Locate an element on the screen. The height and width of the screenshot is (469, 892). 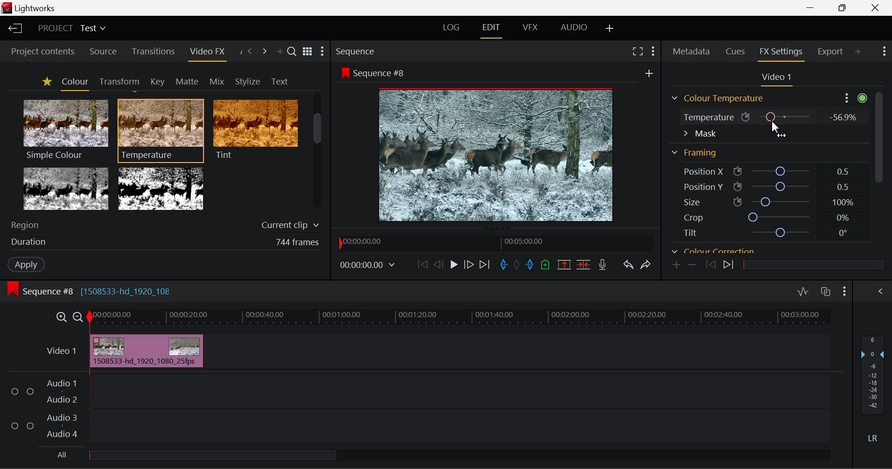
Project Title is located at coordinates (72, 27).